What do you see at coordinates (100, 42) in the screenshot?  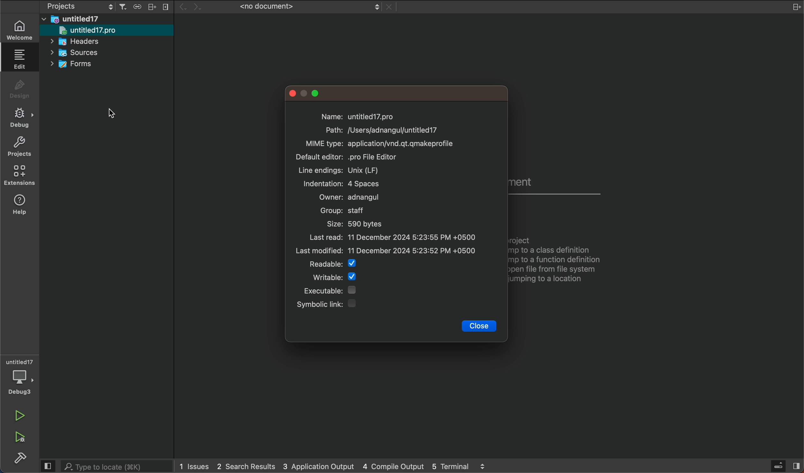 I see `headers` at bounding box center [100, 42].